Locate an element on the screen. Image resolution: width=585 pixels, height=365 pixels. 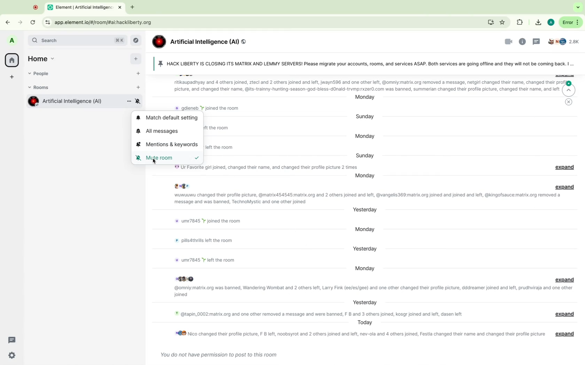
jump to first message is located at coordinates (568, 89).